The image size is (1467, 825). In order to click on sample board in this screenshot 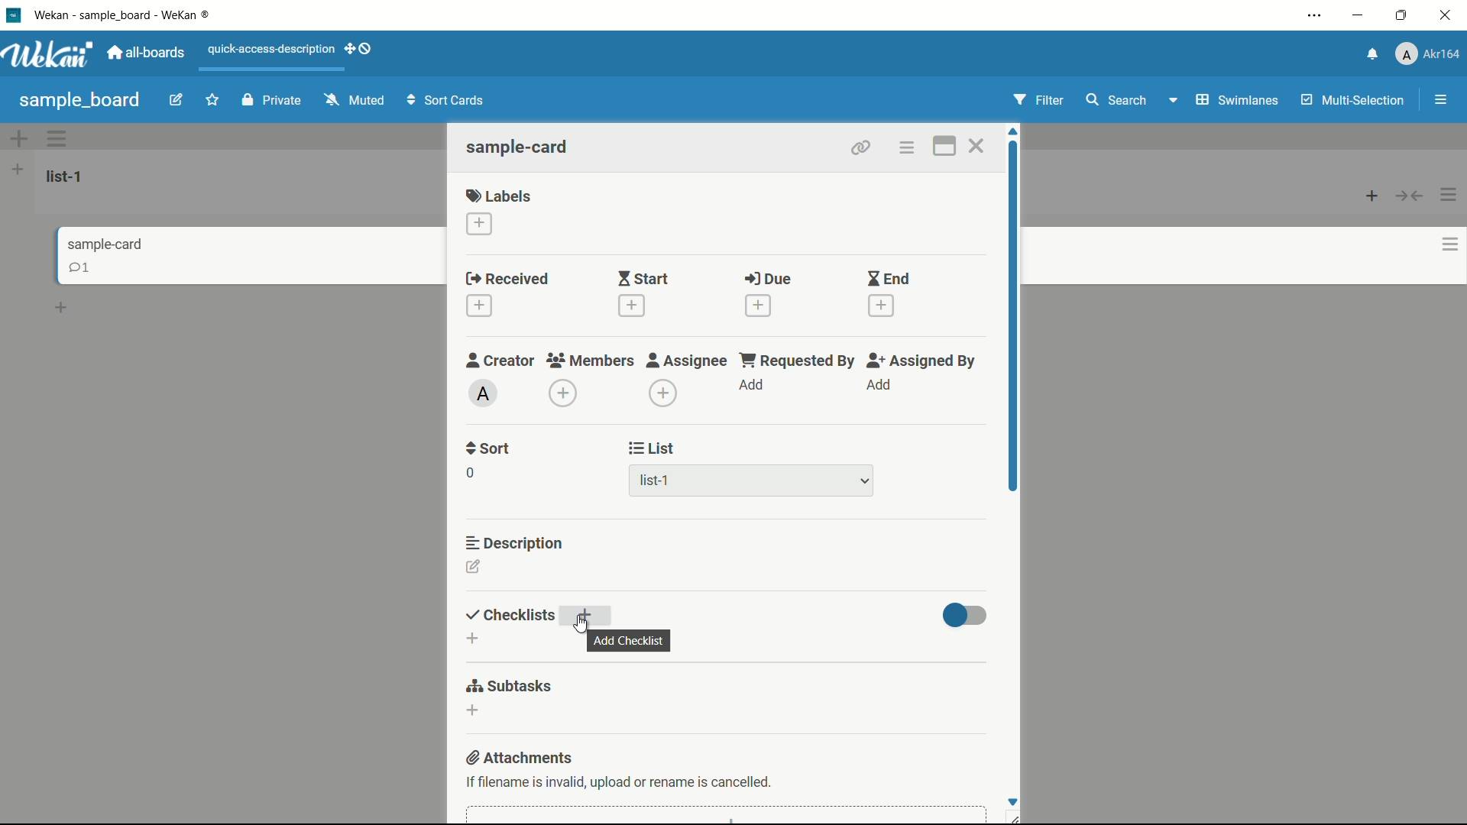, I will do `click(79, 99)`.